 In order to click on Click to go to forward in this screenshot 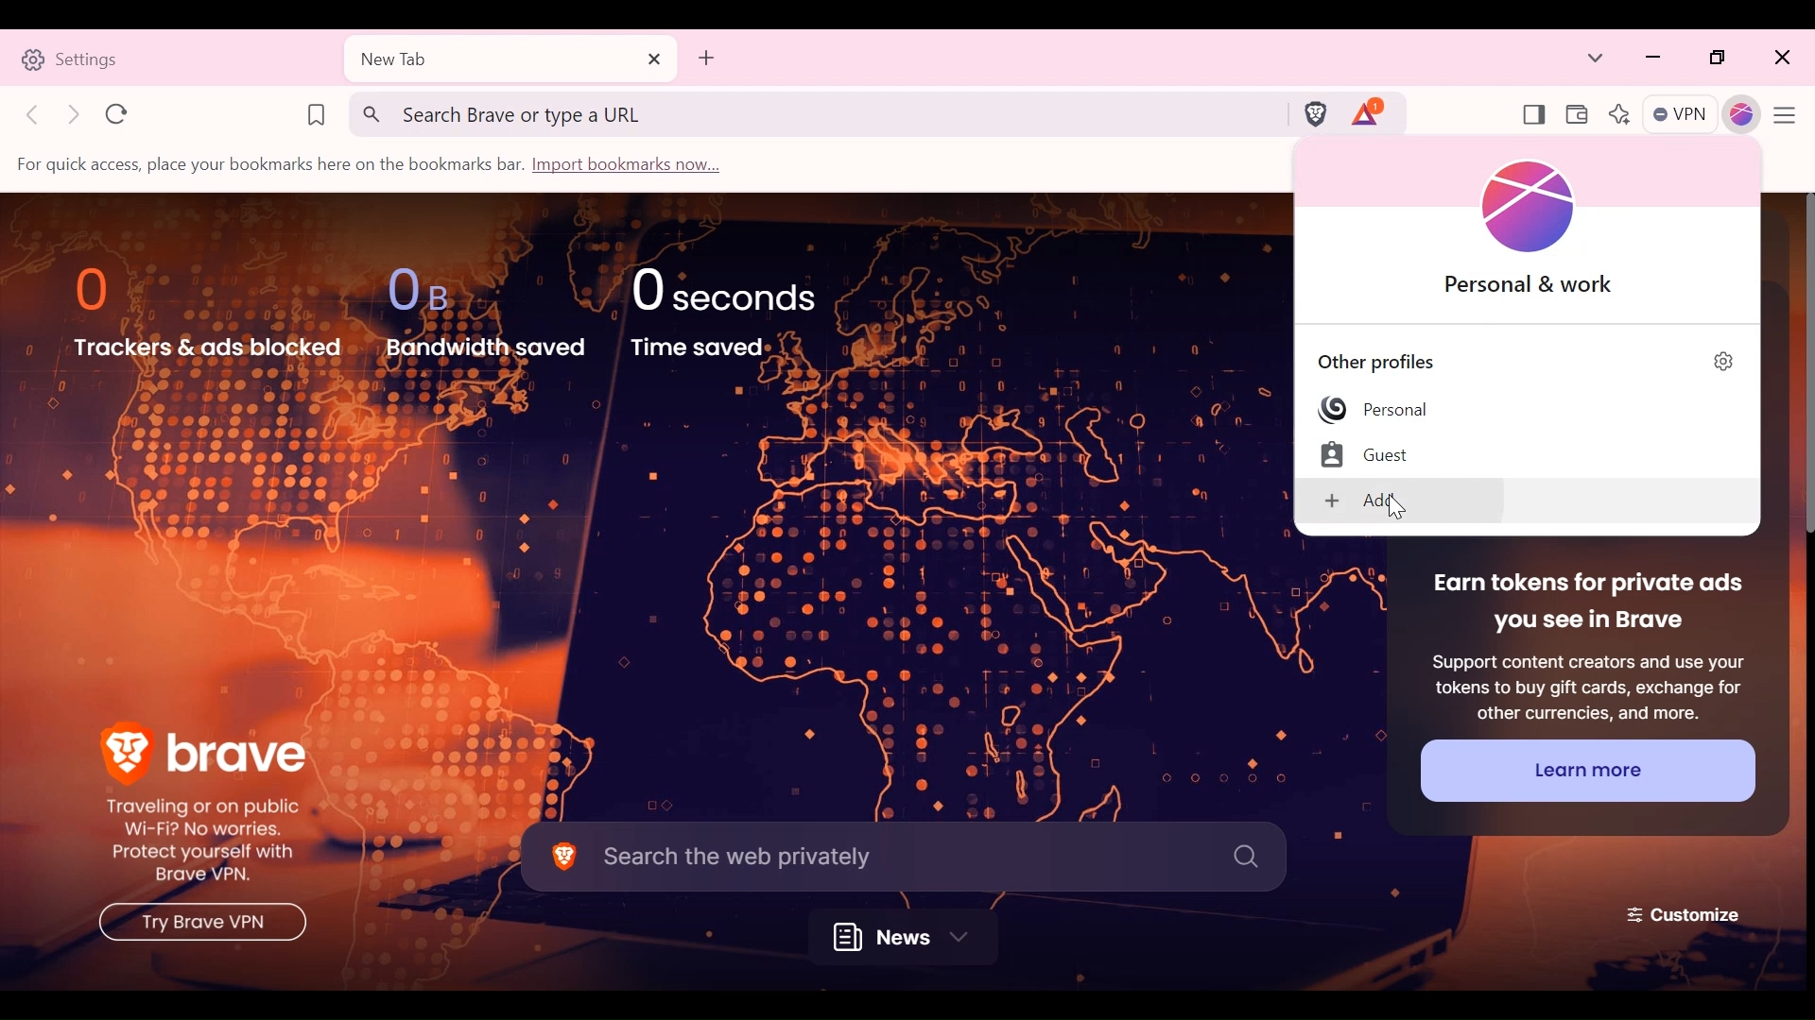, I will do `click(76, 114)`.